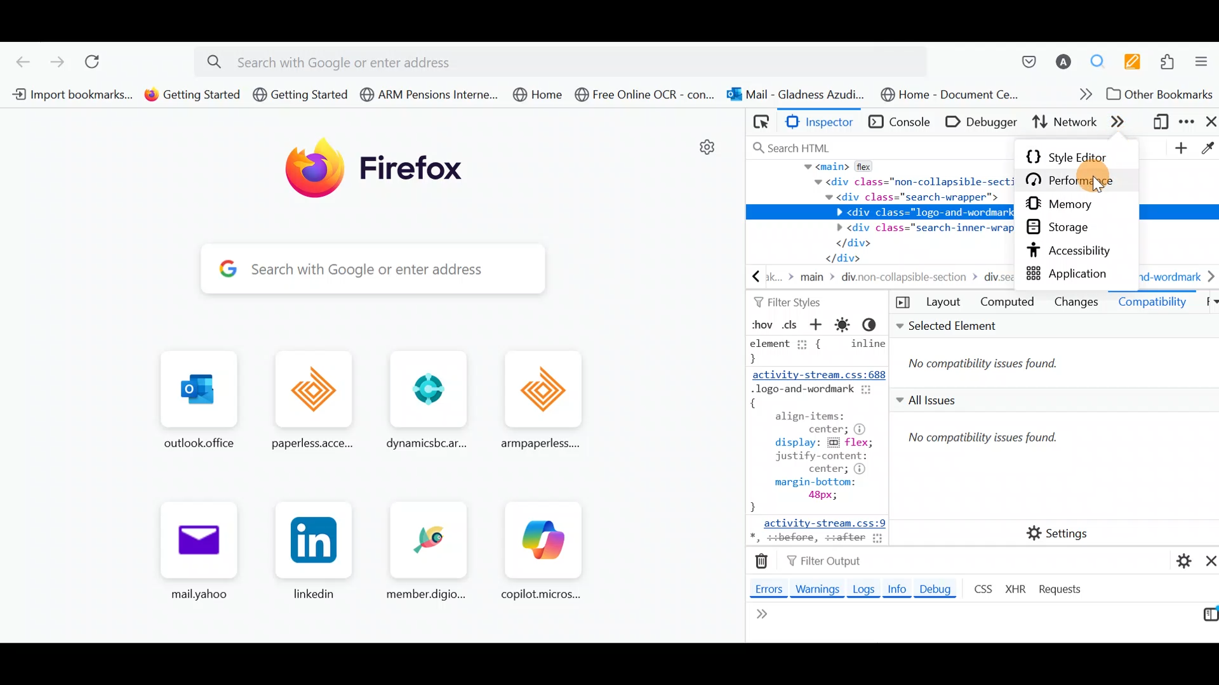 This screenshot has height=685, width=1219. I want to click on Inspector, so click(824, 122).